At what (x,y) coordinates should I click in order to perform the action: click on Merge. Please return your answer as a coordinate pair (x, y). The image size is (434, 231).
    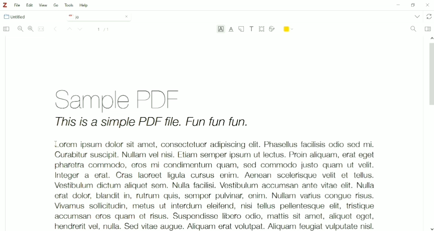
    Looking at the image, I should click on (41, 29).